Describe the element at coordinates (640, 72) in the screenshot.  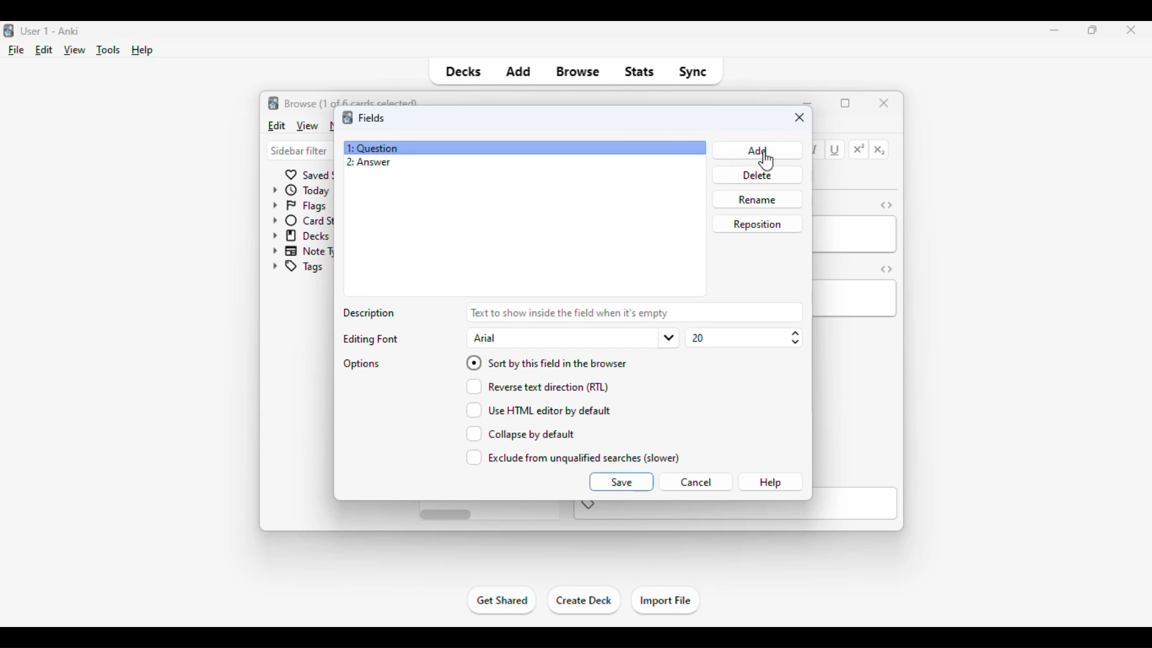
I see `stats` at that location.